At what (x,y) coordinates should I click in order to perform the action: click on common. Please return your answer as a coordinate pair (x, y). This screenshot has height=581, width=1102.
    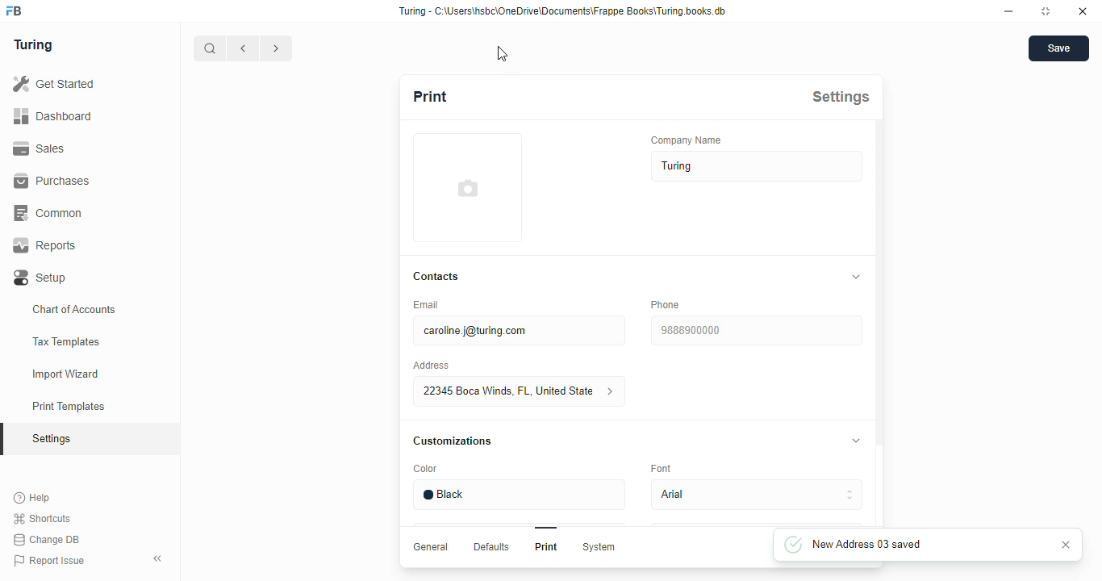
    Looking at the image, I should click on (50, 213).